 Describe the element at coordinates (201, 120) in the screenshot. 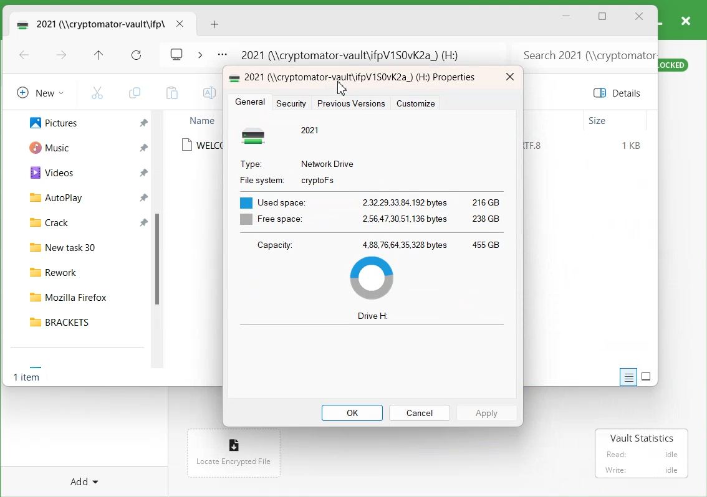

I see `Name` at that location.